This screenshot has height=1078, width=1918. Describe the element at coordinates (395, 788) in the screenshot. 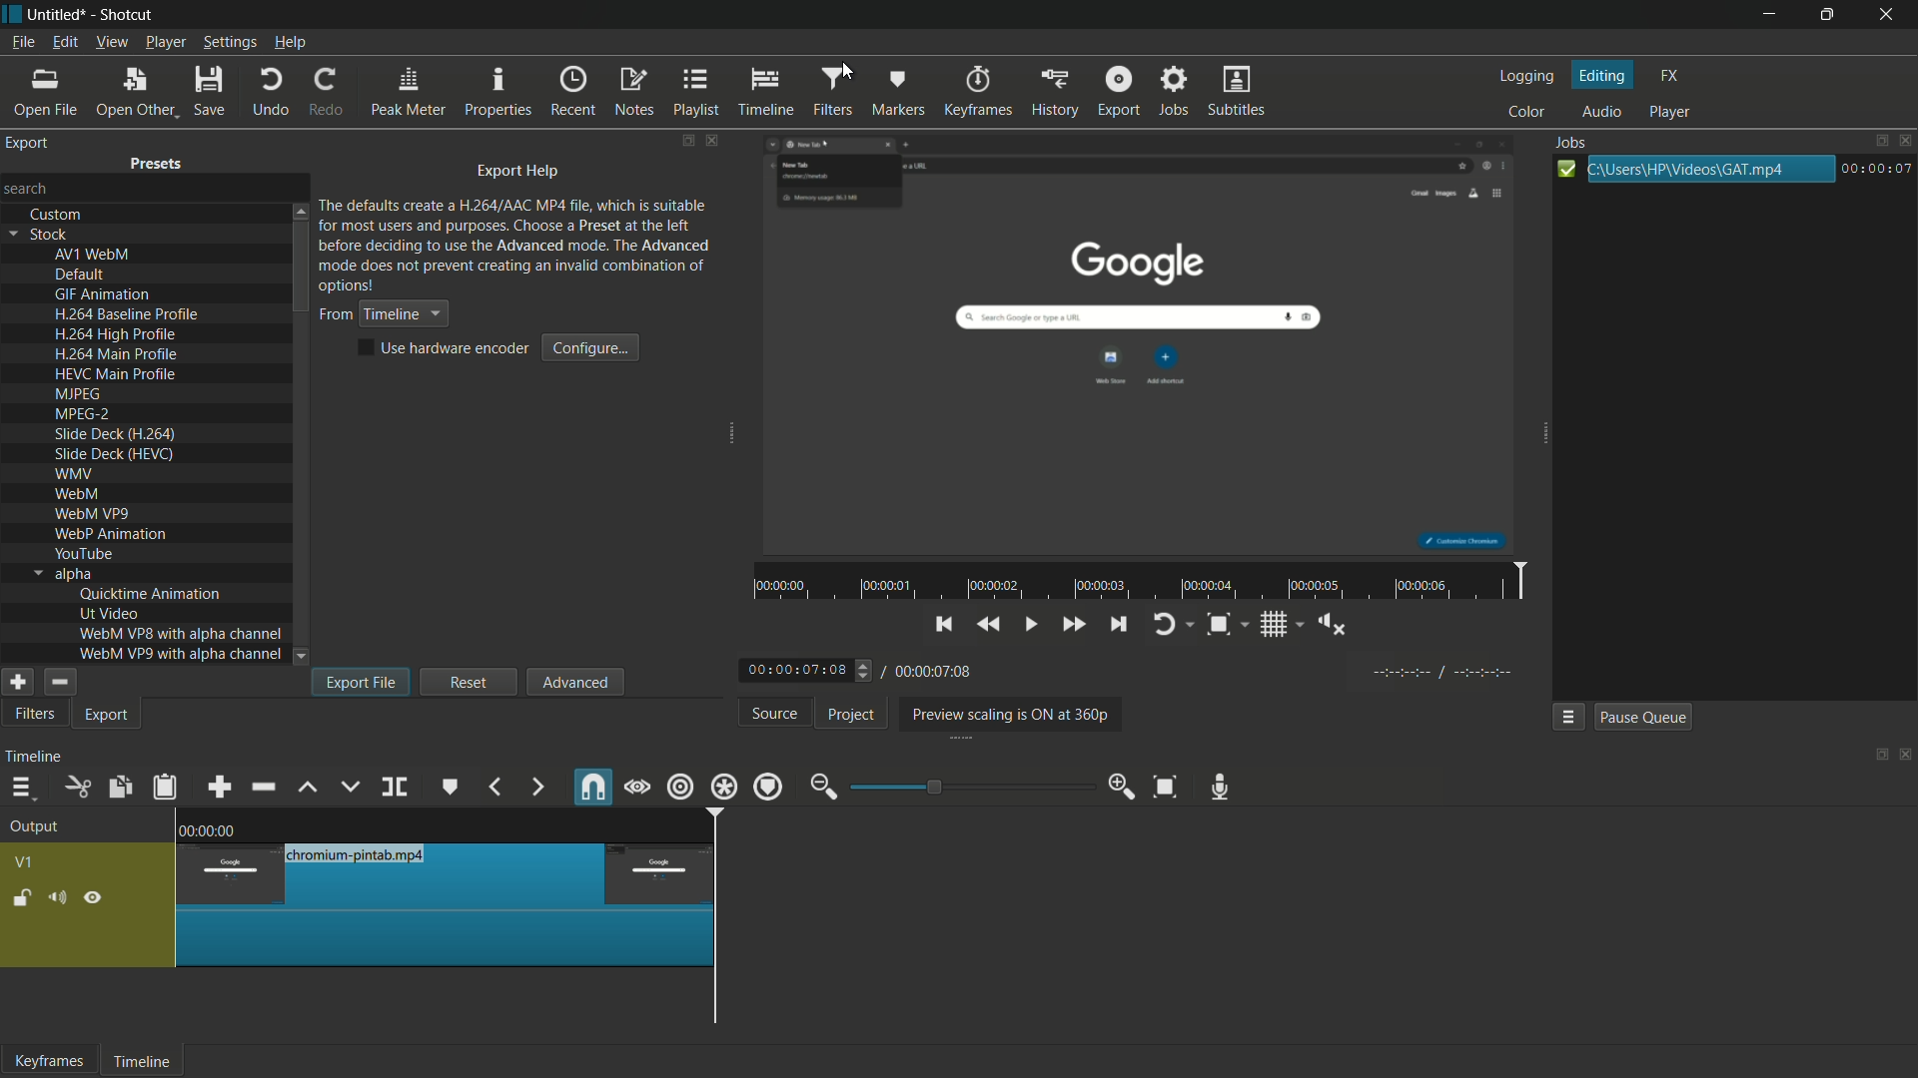

I see `split at playhead` at that location.